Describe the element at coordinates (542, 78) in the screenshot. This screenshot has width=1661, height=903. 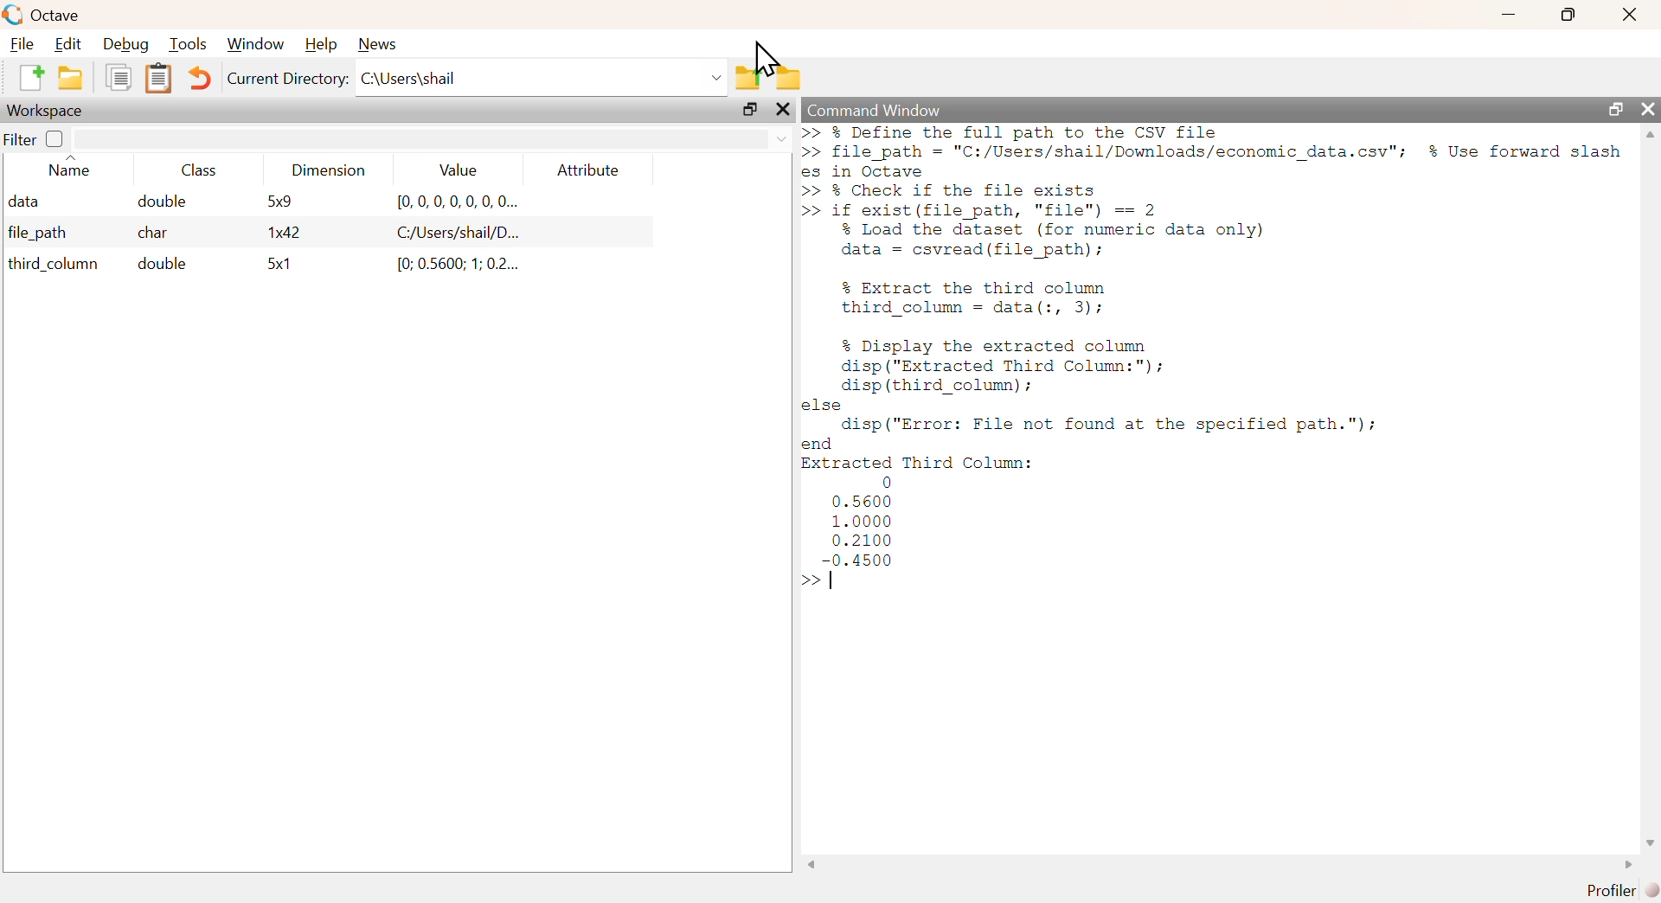
I see `C\Users\shail ` at that location.